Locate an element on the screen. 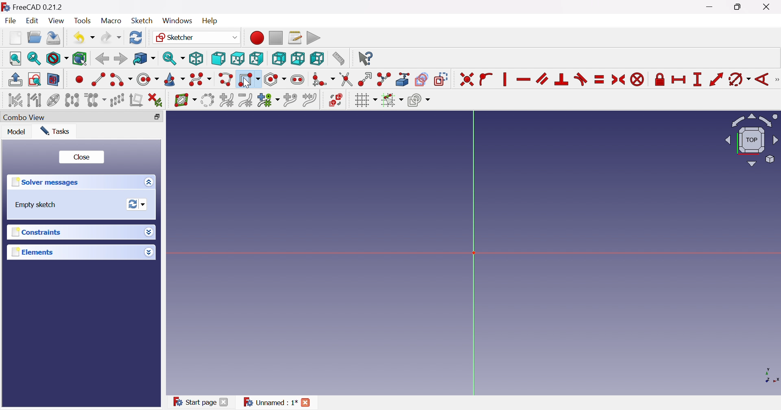 The width and height of the screenshot is (781, 410). Sketcher is located at coordinates (196, 37).